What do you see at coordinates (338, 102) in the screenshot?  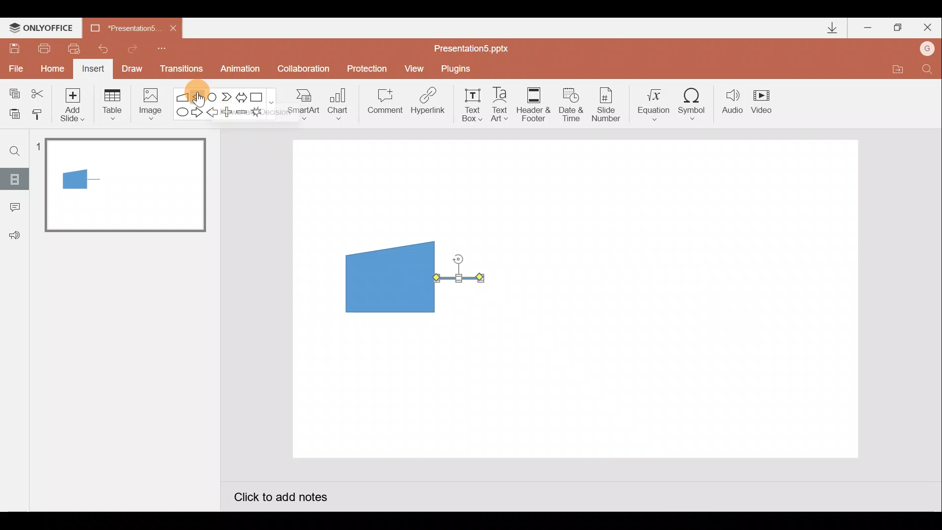 I see `Chart` at bounding box center [338, 102].